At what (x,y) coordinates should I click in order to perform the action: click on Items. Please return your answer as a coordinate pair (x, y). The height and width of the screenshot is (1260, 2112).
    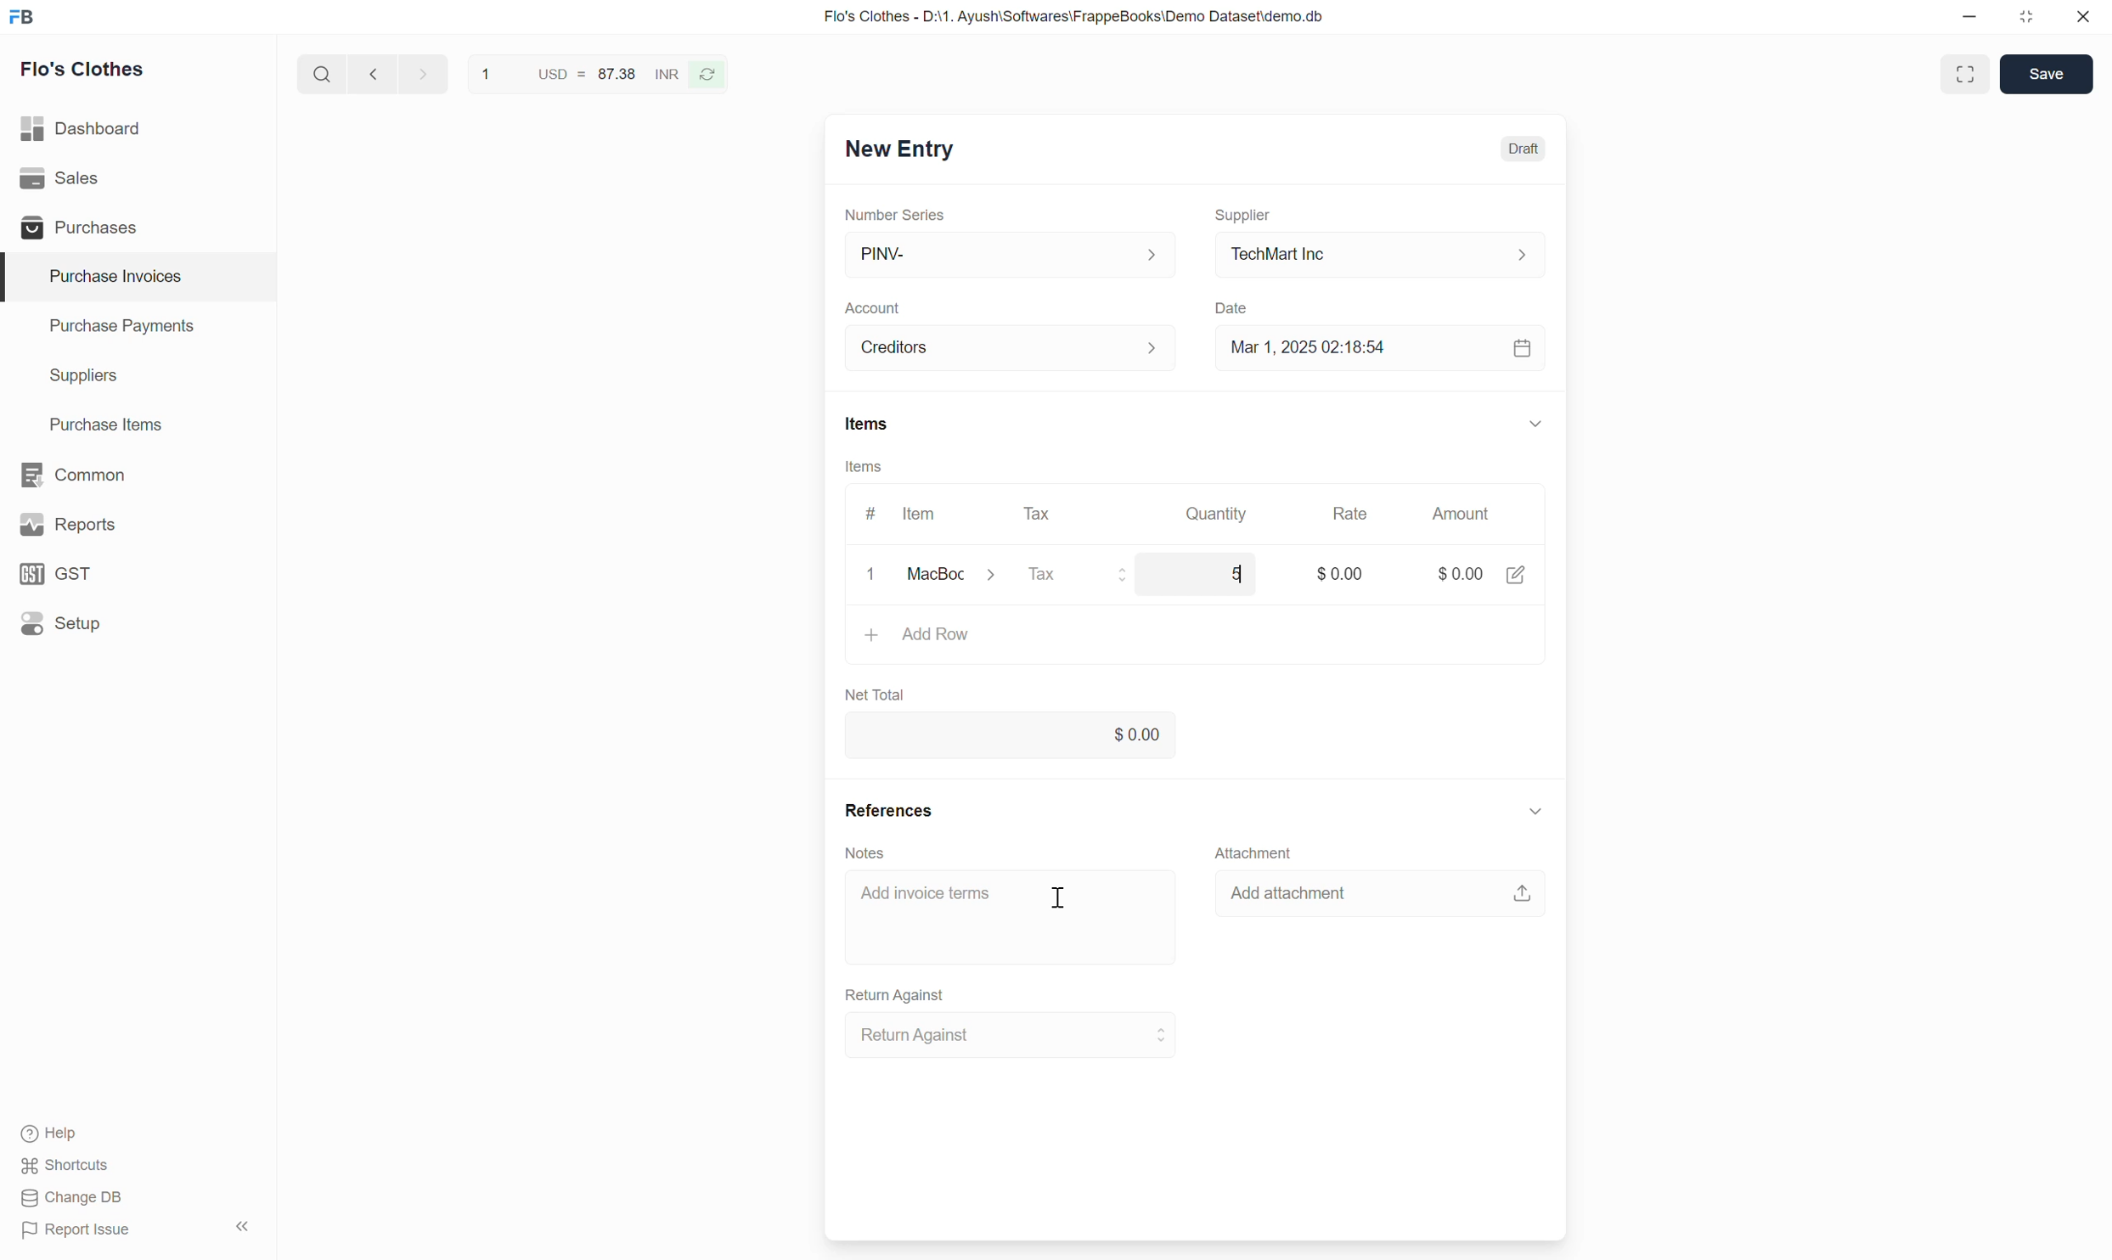
    Looking at the image, I should click on (868, 424).